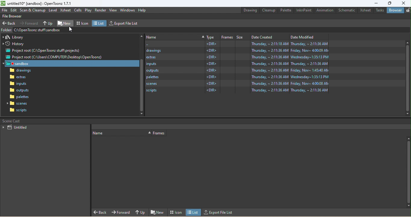  Describe the element at coordinates (408, 10) in the screenshot. I see `lock rooms tab` at that location.